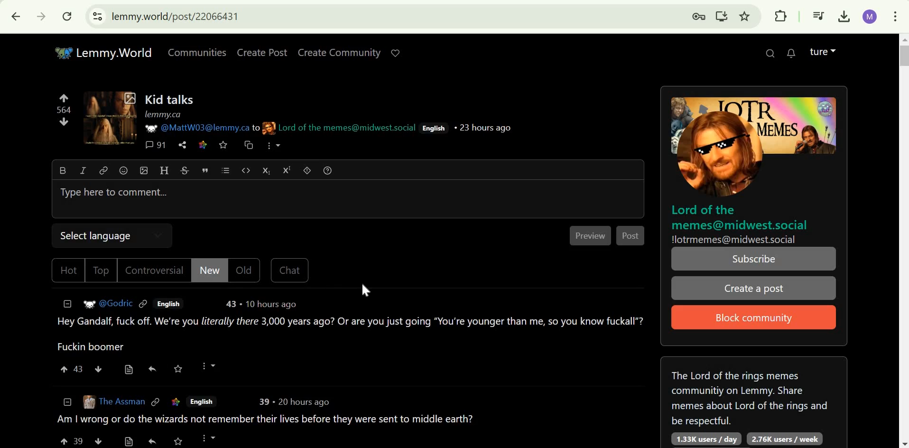 The image size is (909, 448). What do you see at coordinates (263, 52) in the screenshot?
I see `Create Post` at bounding box center [263, 52].